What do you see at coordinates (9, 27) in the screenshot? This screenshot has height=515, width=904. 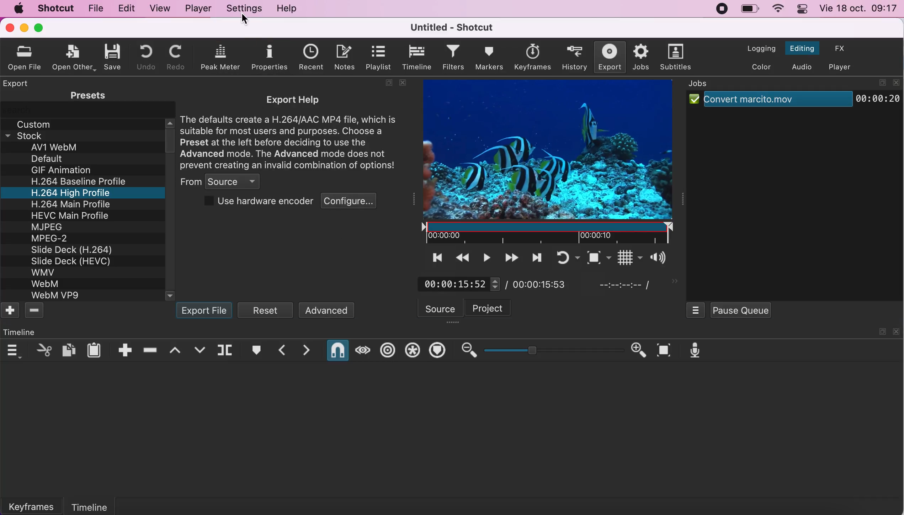 I see `close` at bounding box center [9, 27].